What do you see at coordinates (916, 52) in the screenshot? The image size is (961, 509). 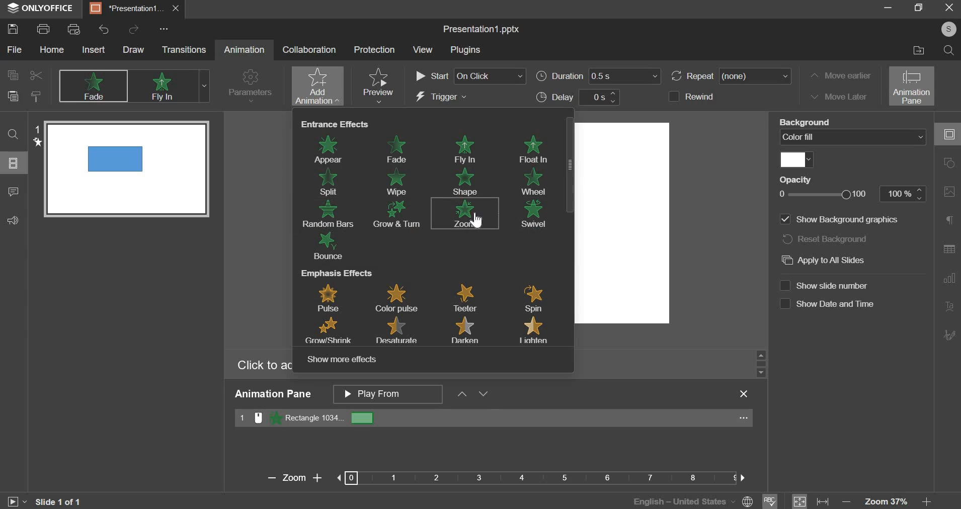 I see `open file location` at bounding box center [916, 52].